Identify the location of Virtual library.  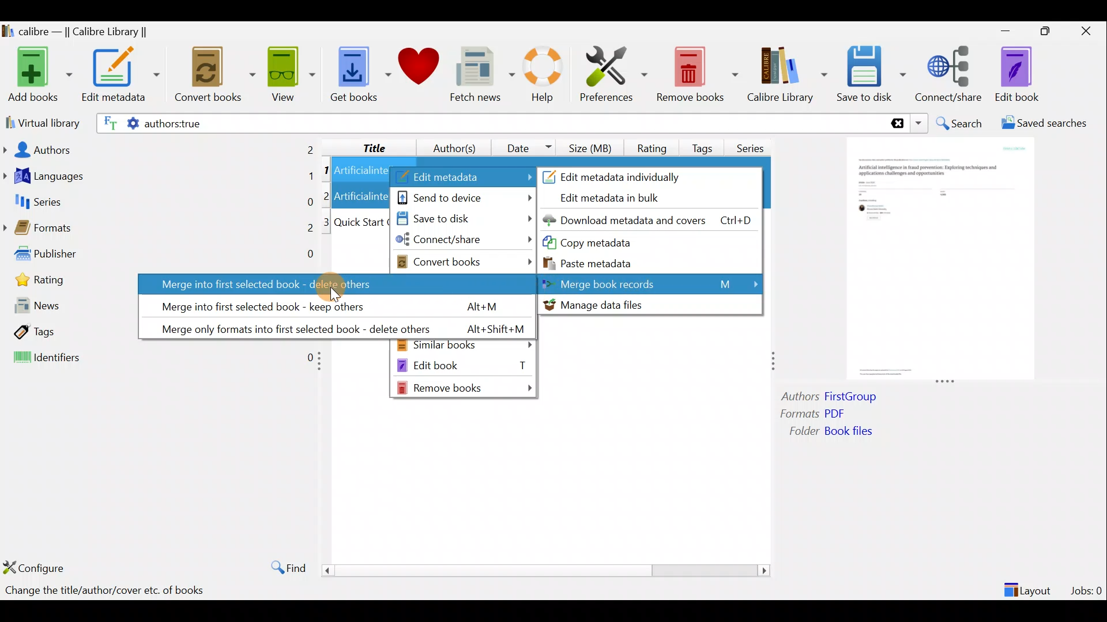
(40, 122).